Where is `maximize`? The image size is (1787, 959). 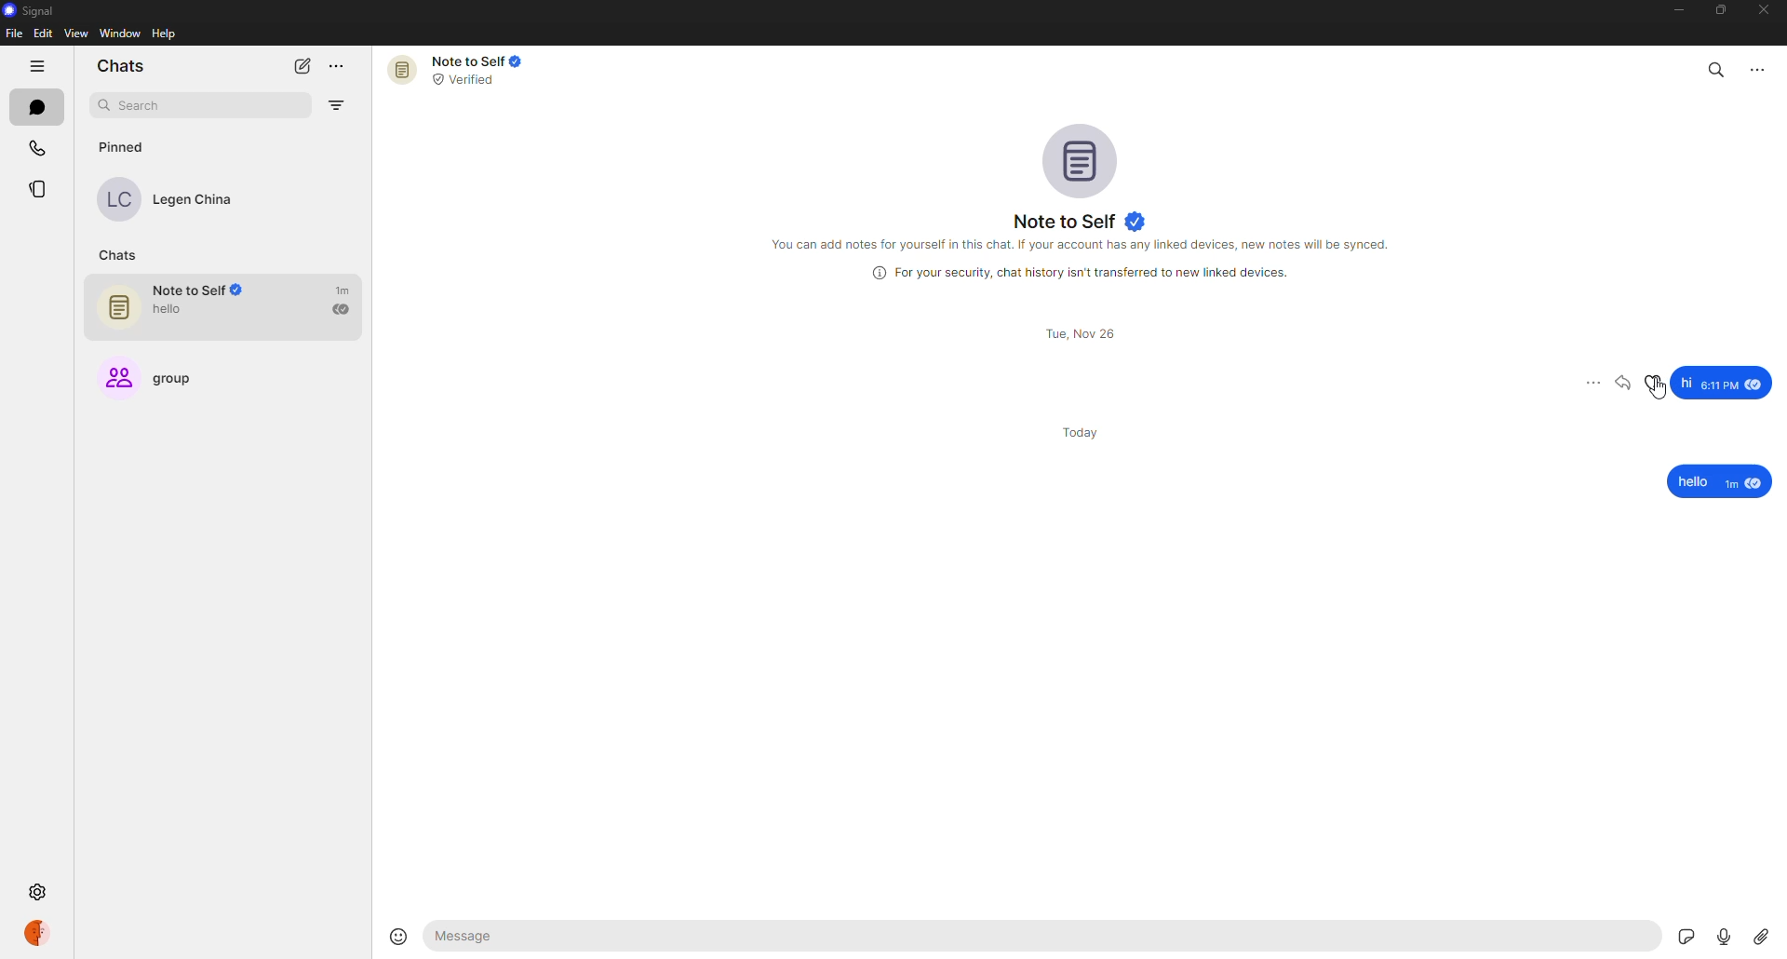 maximize is located at coordinates (1718, 12).